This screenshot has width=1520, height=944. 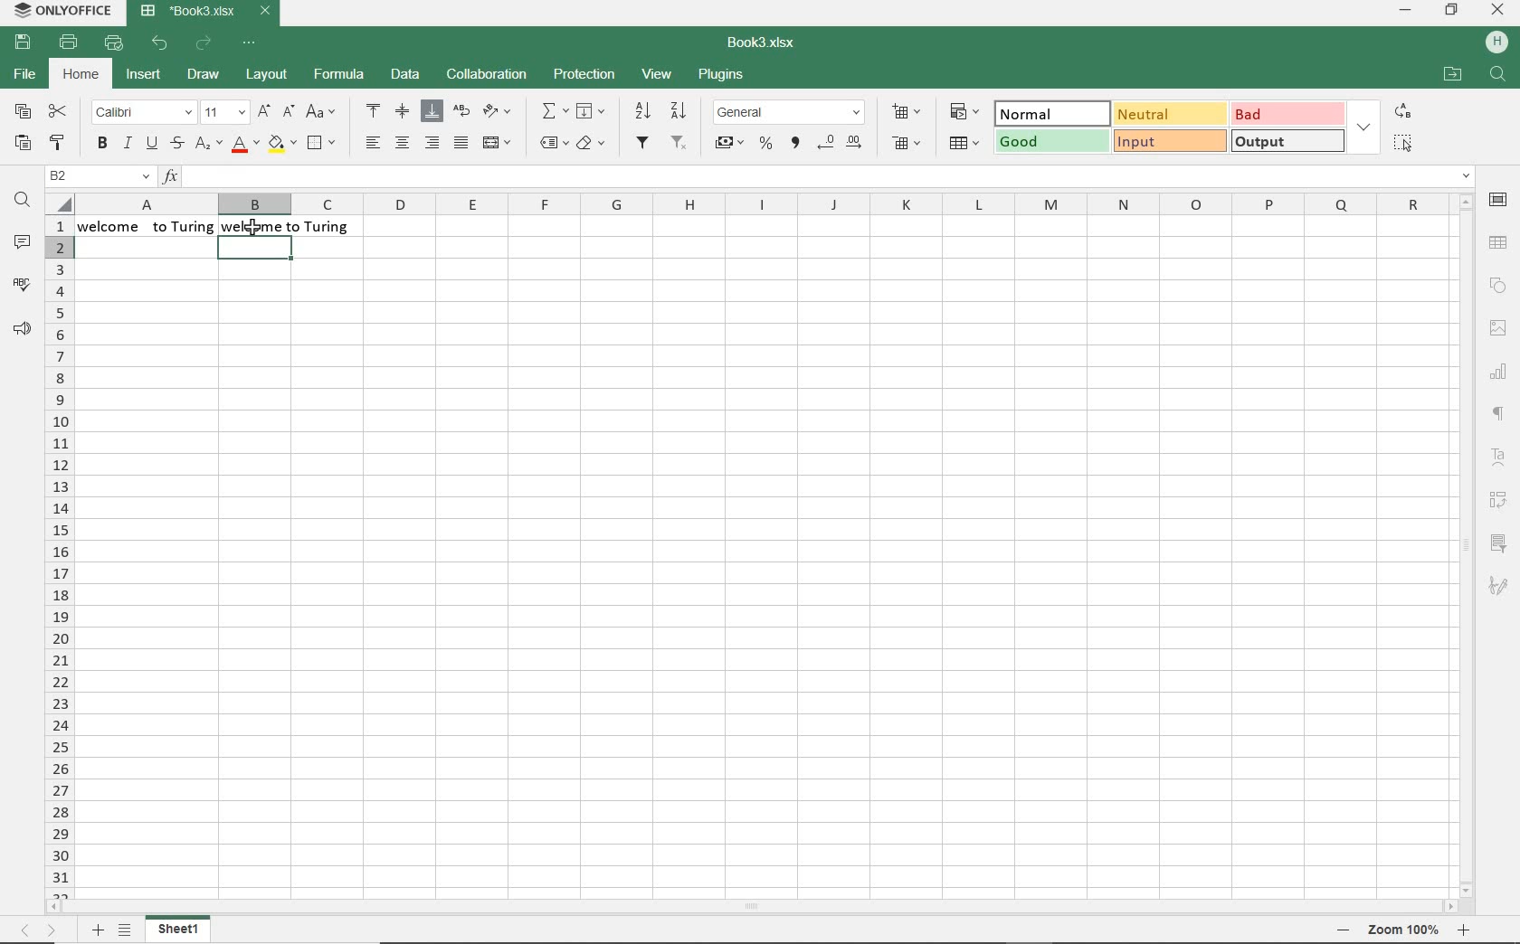 I want to click on formula, so click(x=339, y=74).